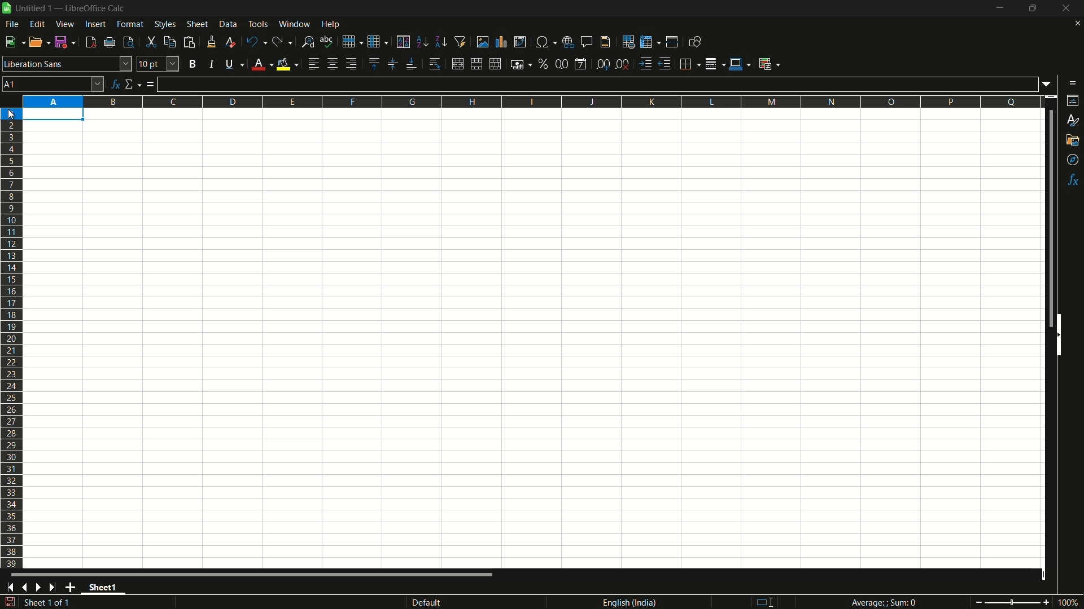 This screenshot has width=1084, height=609. What do you see at coordinates (580, 64) in the screenshot?
I see `format as date` at bounding box center [580, 64].